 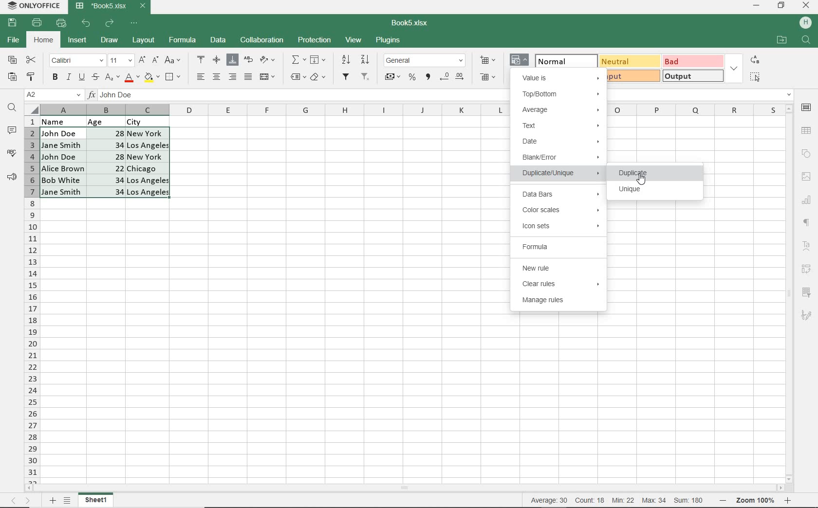 What do you see at coordinates (411, 77) in the screenshot?
I see `PERCENT STYLE` at bounding box center [411, 77].